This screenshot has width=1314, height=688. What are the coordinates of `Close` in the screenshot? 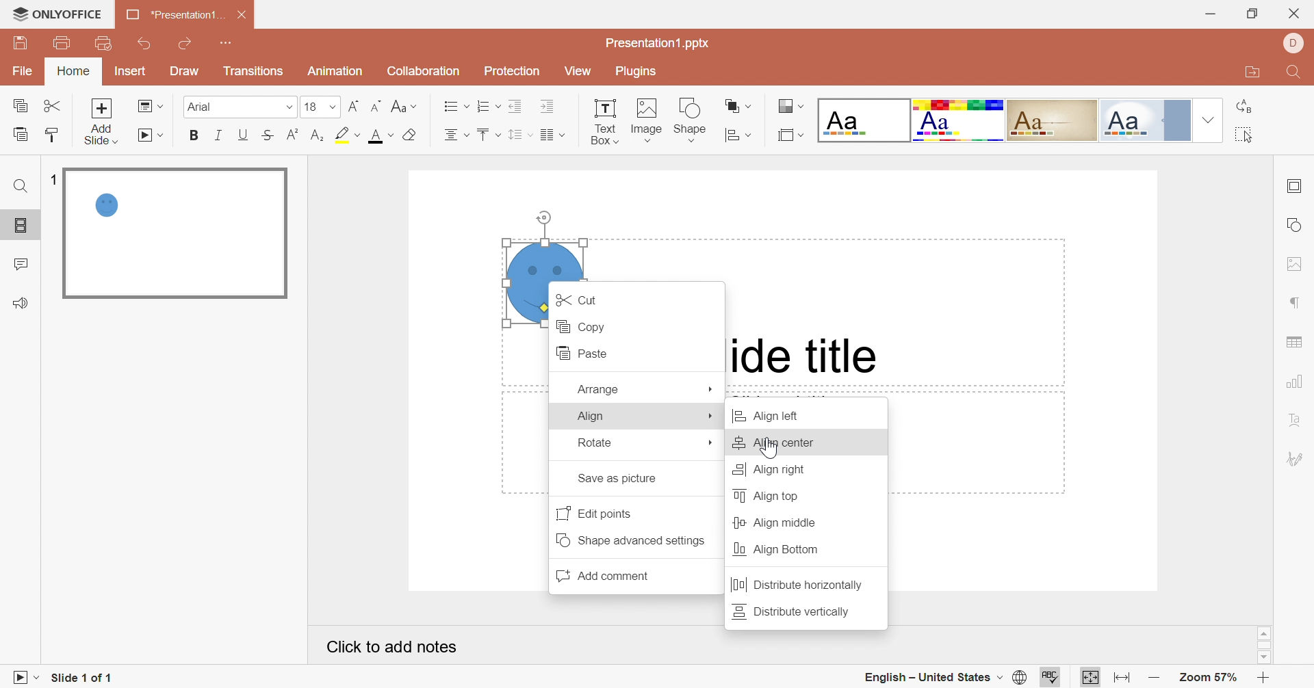 It's located at (1296, 13).